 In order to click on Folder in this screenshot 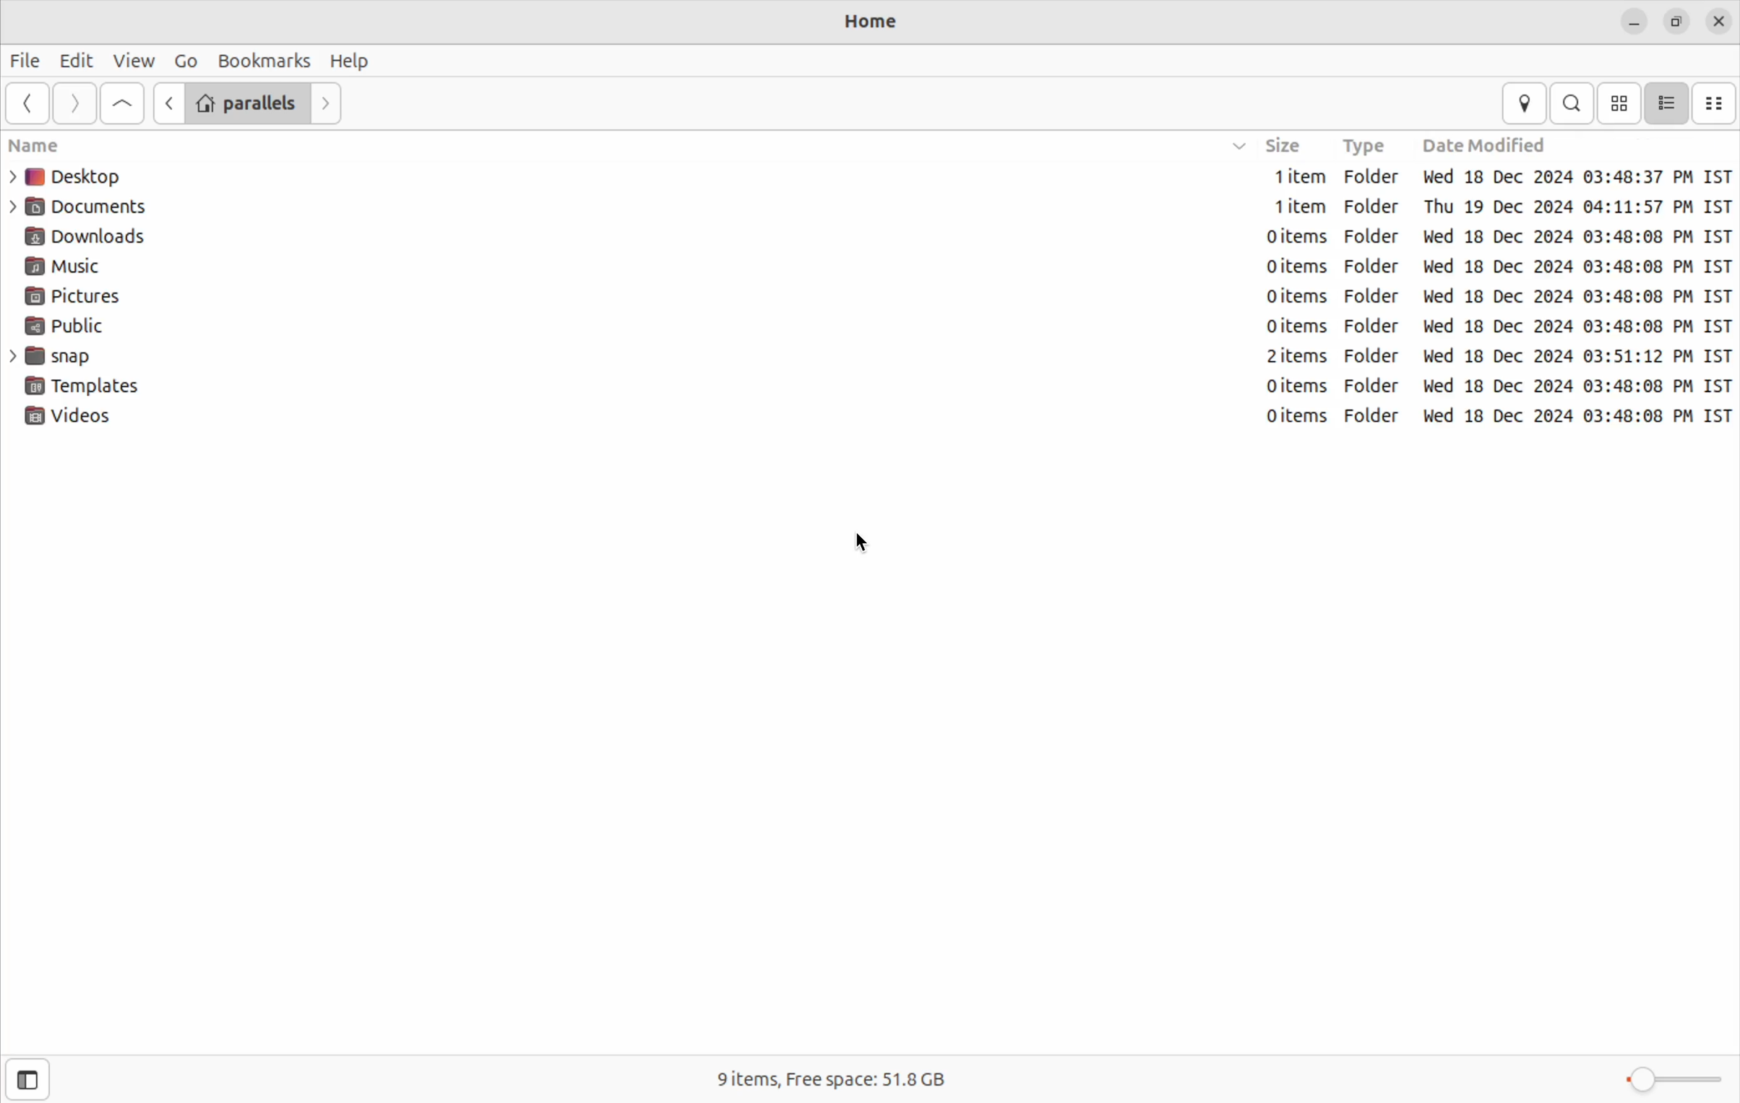, I will do `click(1374, 386)`.